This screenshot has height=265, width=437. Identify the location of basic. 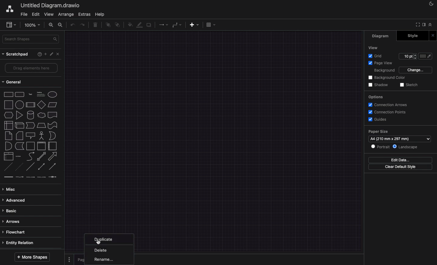
(14, 210).